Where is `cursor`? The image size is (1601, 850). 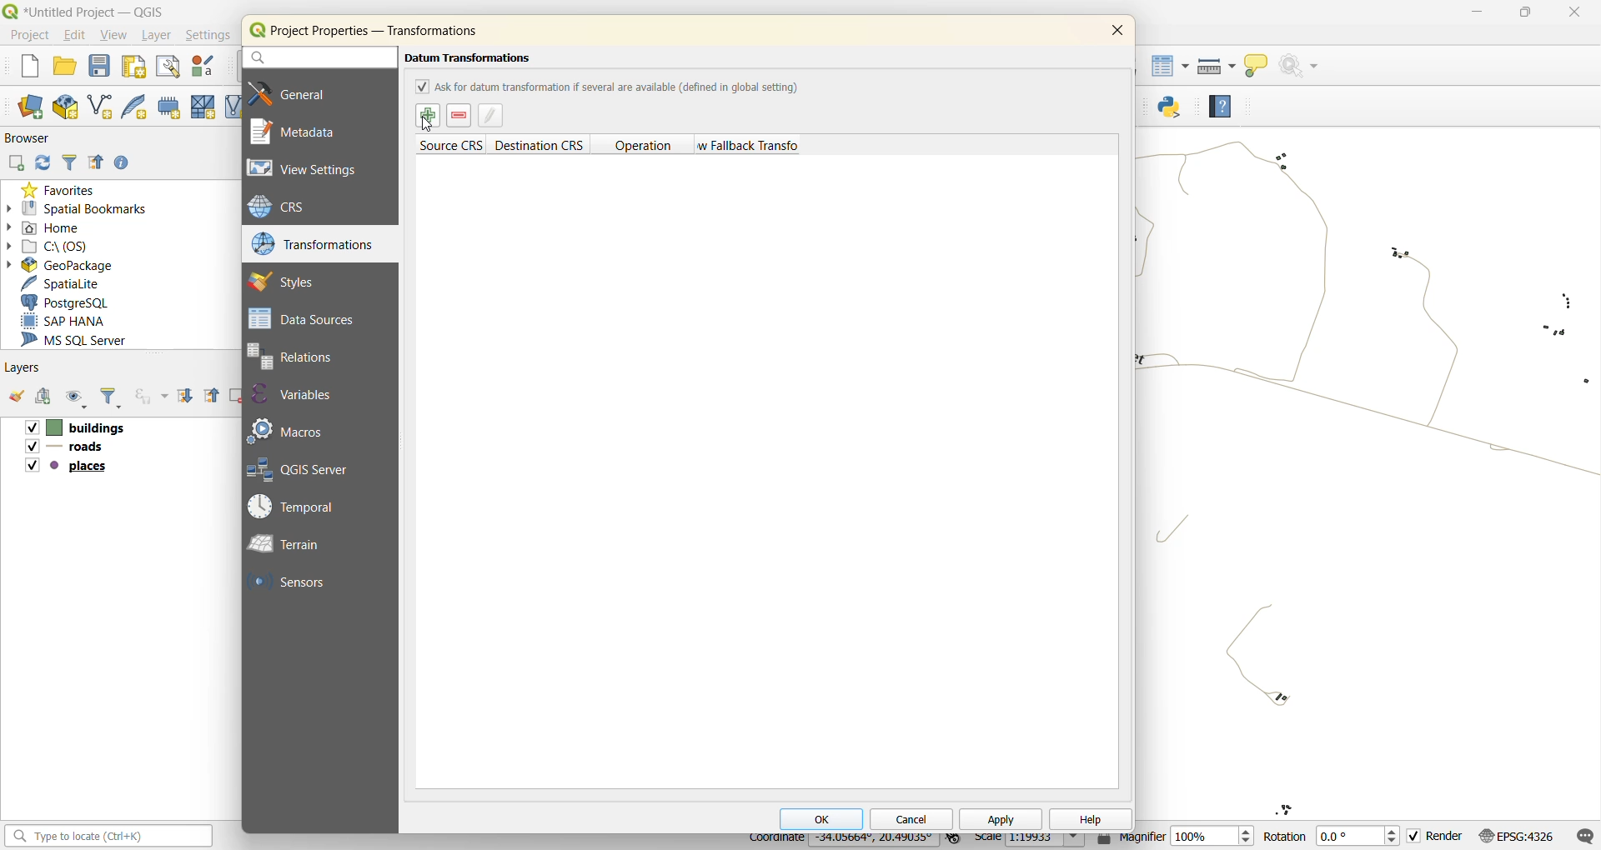
cursor is located at coordinates (428, 125).